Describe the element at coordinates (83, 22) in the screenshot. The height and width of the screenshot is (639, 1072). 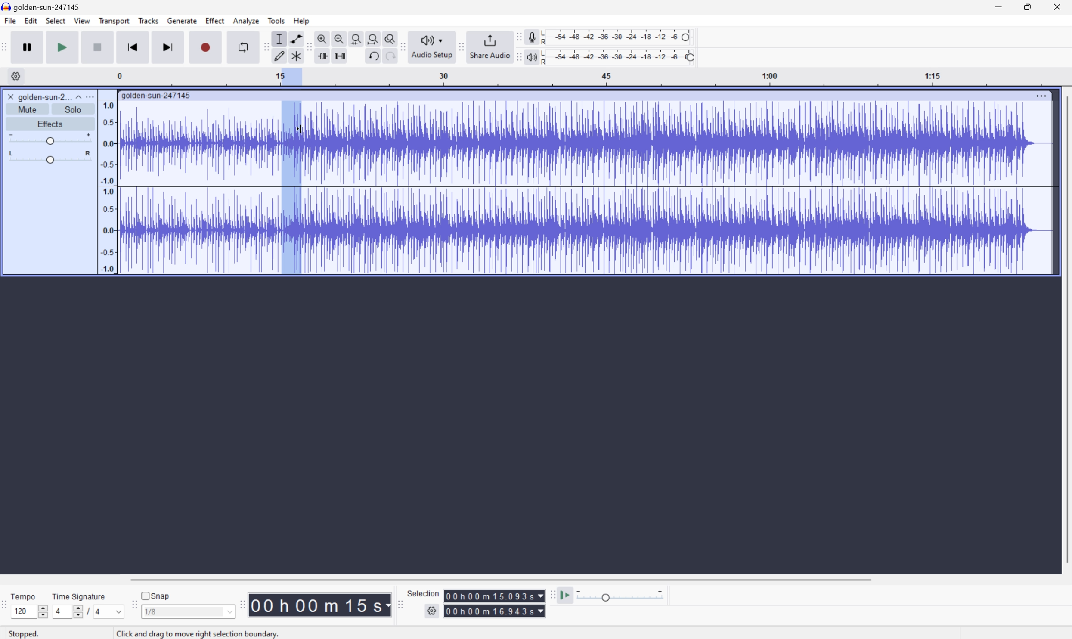
I see `View` at that location.